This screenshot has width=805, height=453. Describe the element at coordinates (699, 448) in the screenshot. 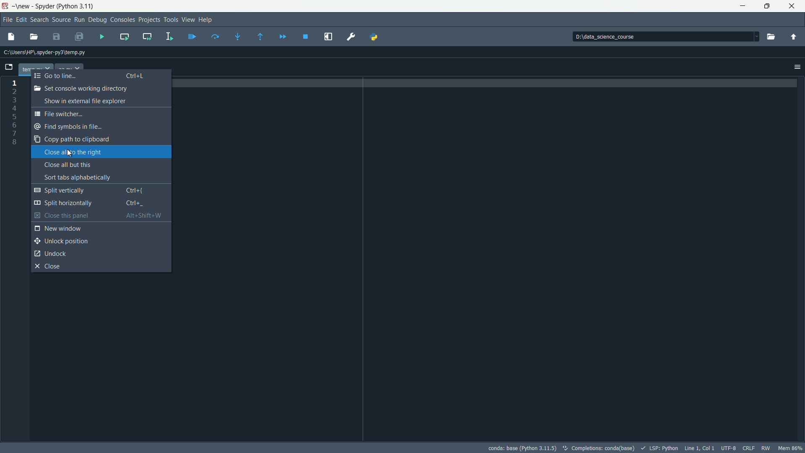

I see `cursor position` at that location.